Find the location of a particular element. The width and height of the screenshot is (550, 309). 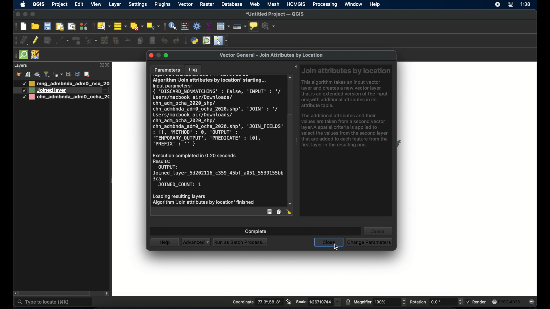

modify attributes is located at coordinates (104, 41).